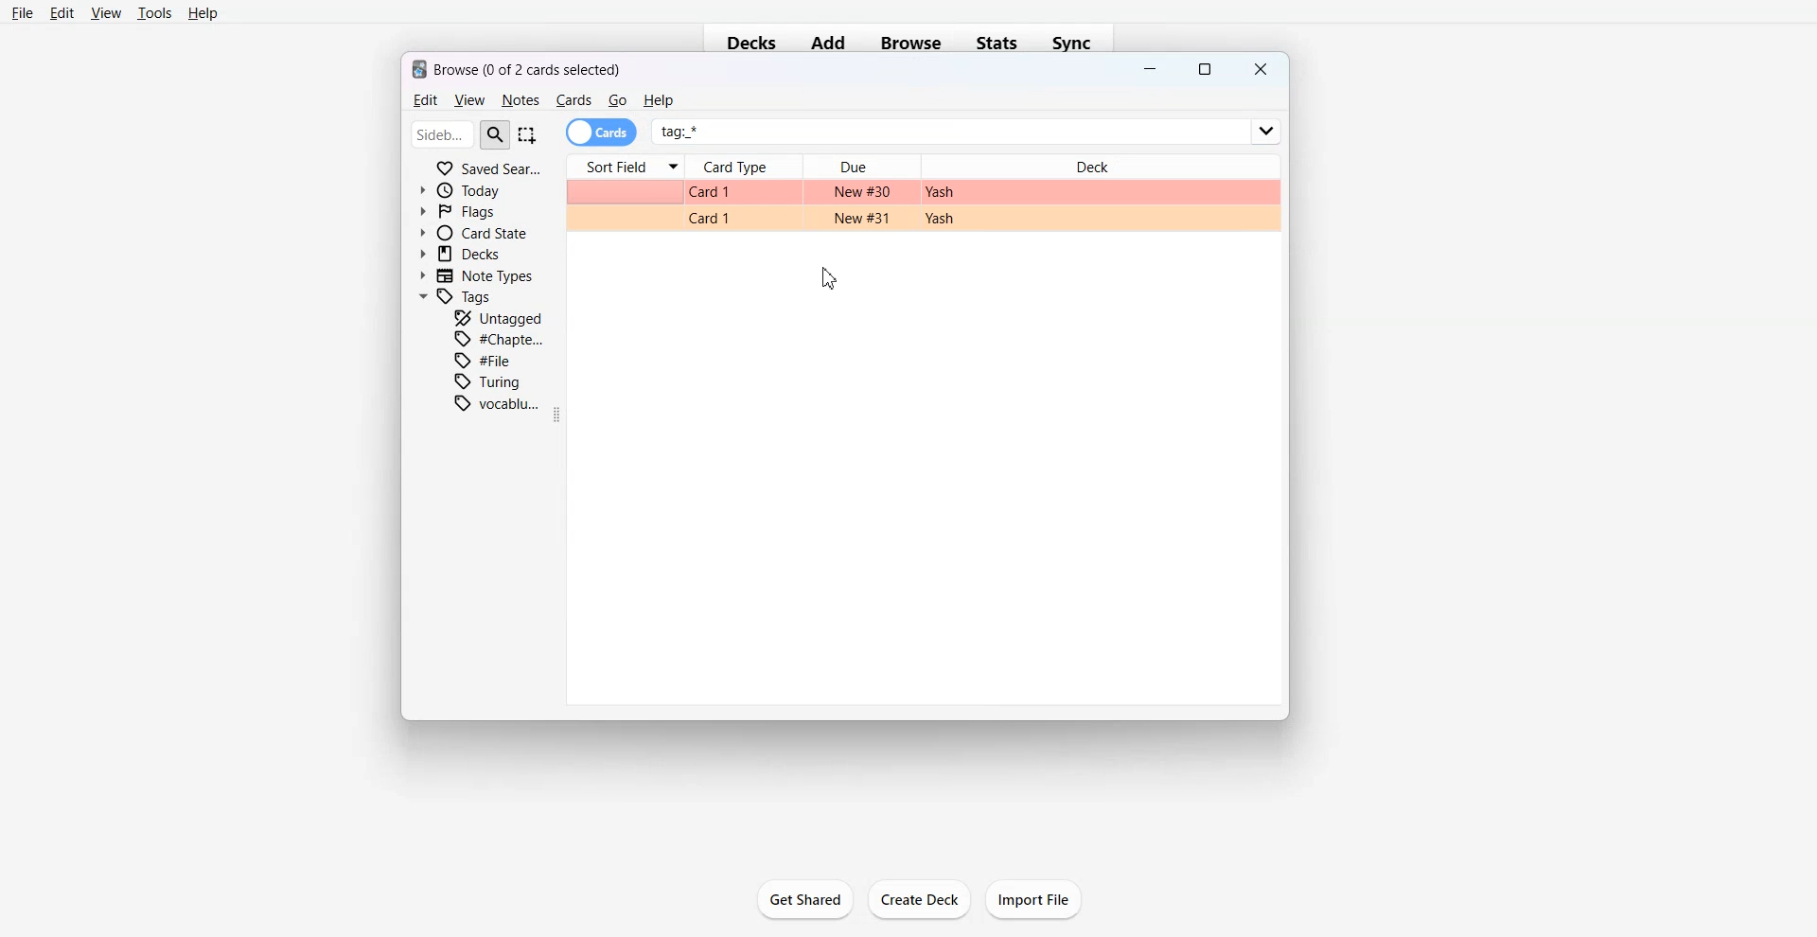  What do you see at coordinates (828, 44) in the screenshot?
I see `Add` at bounding box center [828, 44].